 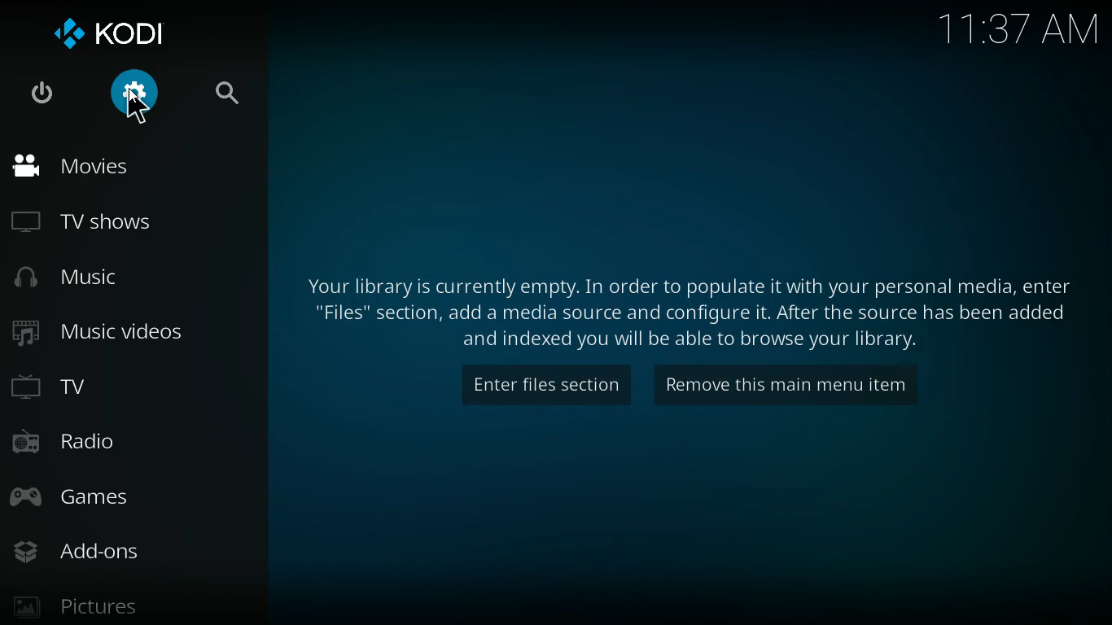 I want to click on remove this main menu item, so click(x=781, y=385).